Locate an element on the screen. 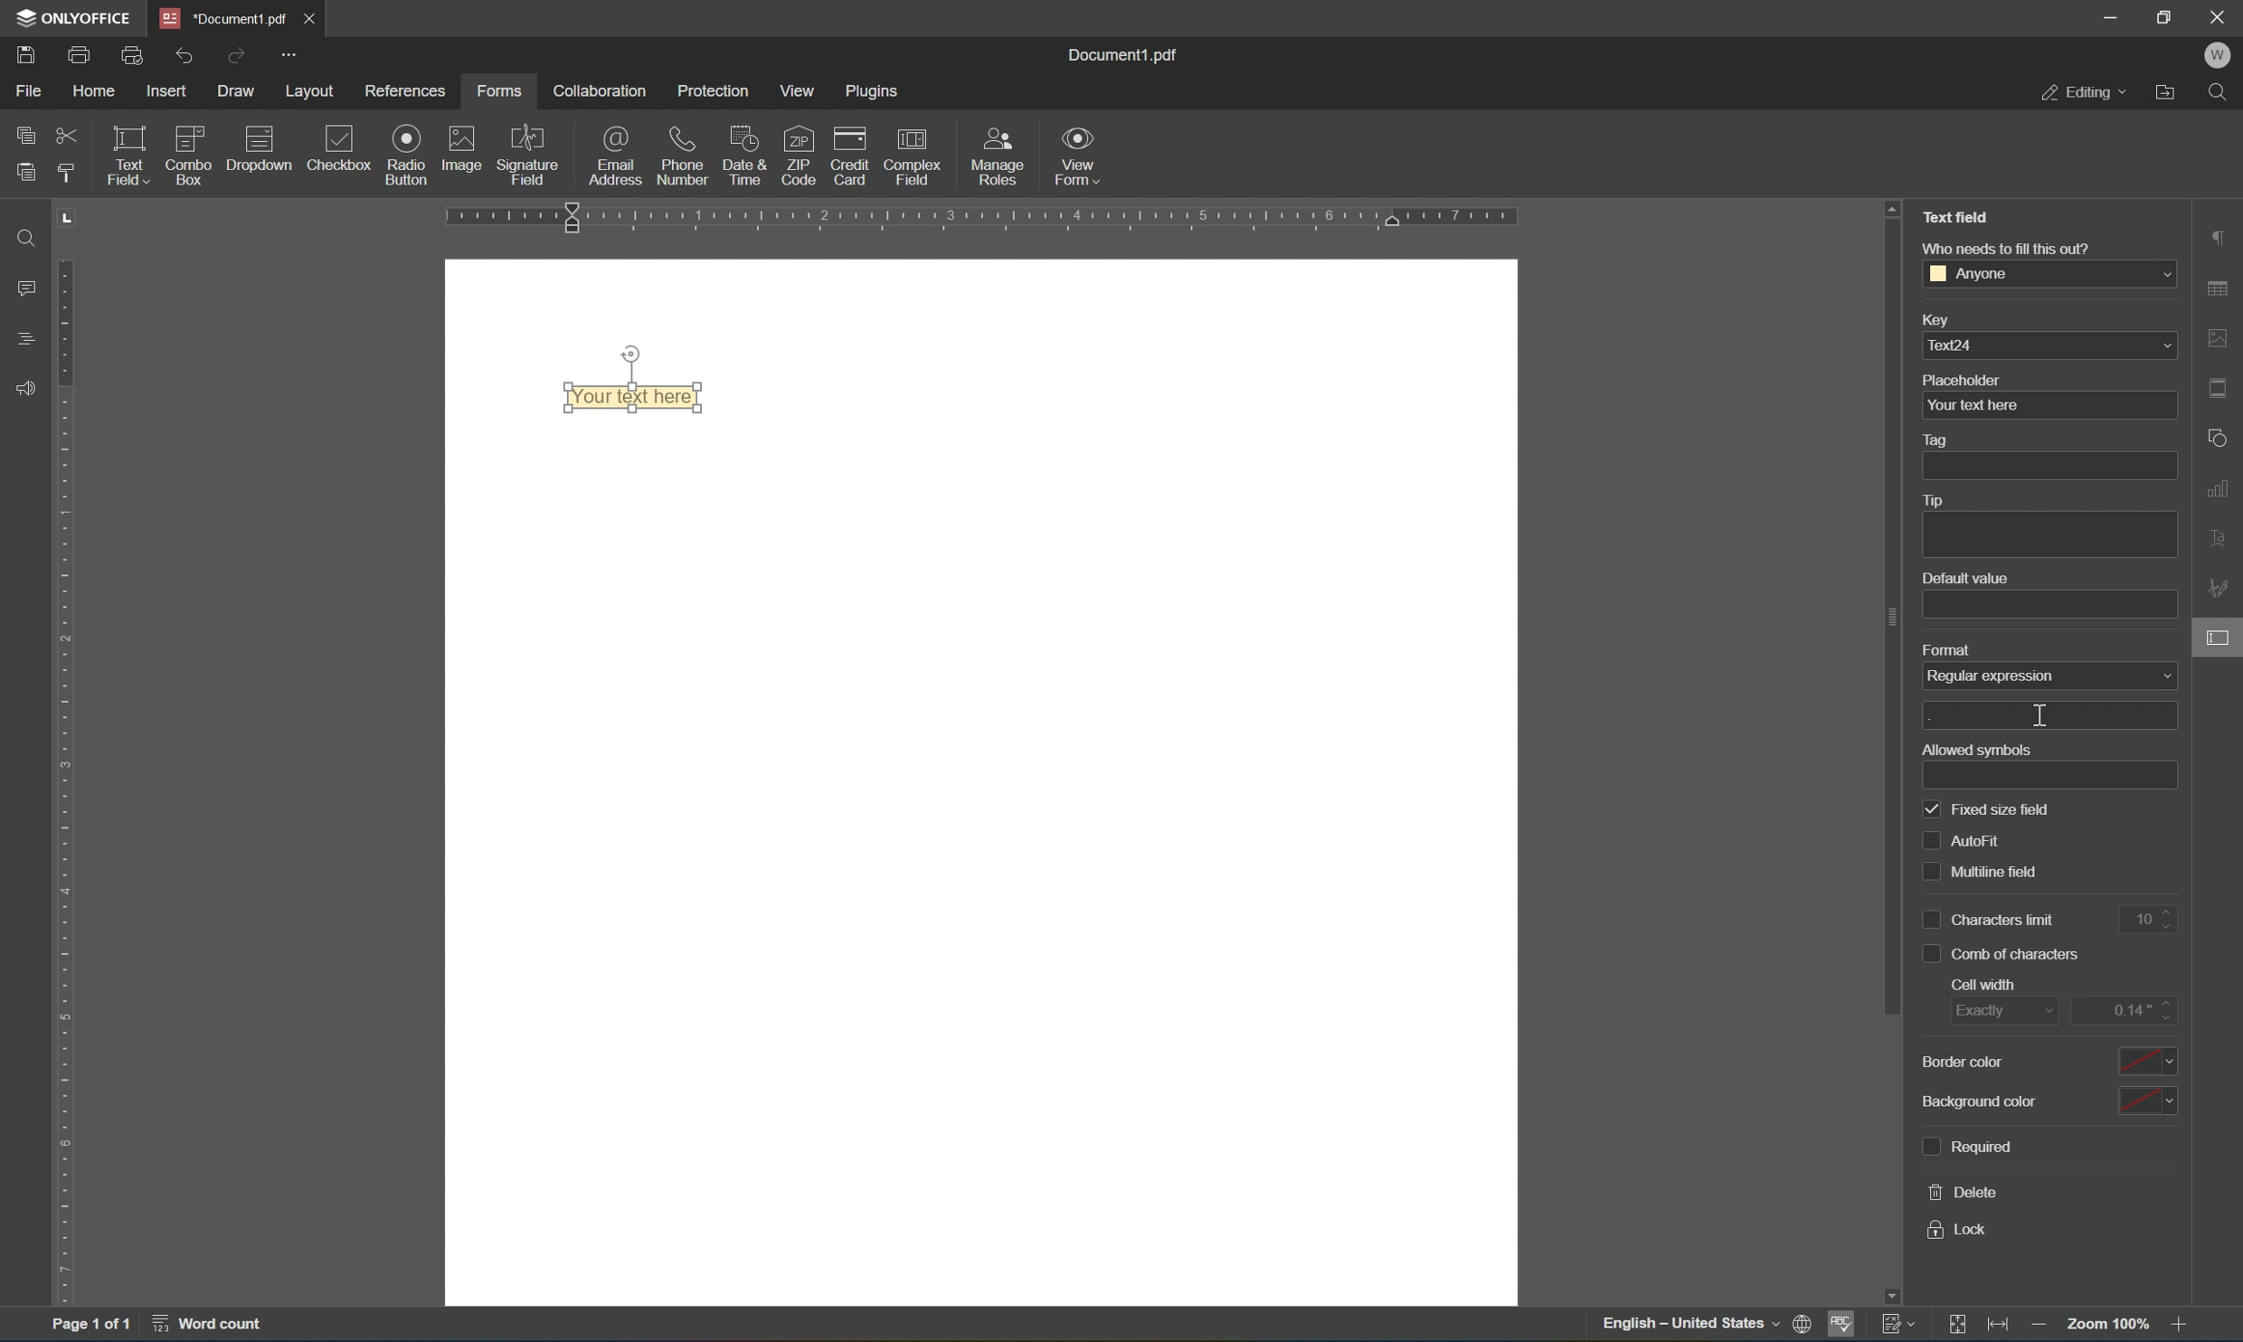 This screenshot has height=1342, width=2243. close is located at coordinates (2220, 14).